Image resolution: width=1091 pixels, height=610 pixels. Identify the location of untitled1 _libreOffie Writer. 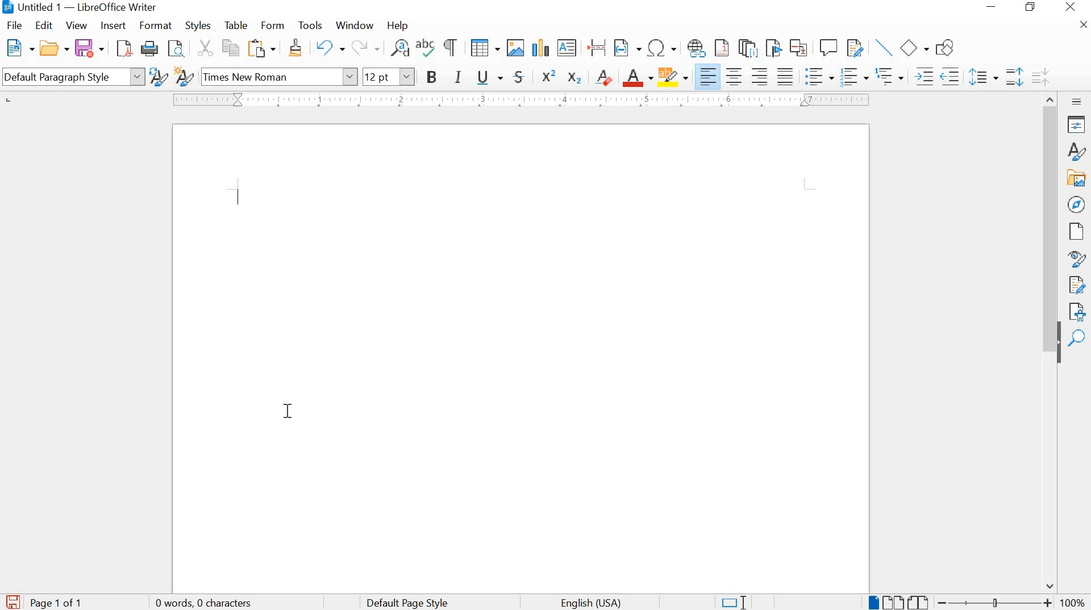
(95, 9).